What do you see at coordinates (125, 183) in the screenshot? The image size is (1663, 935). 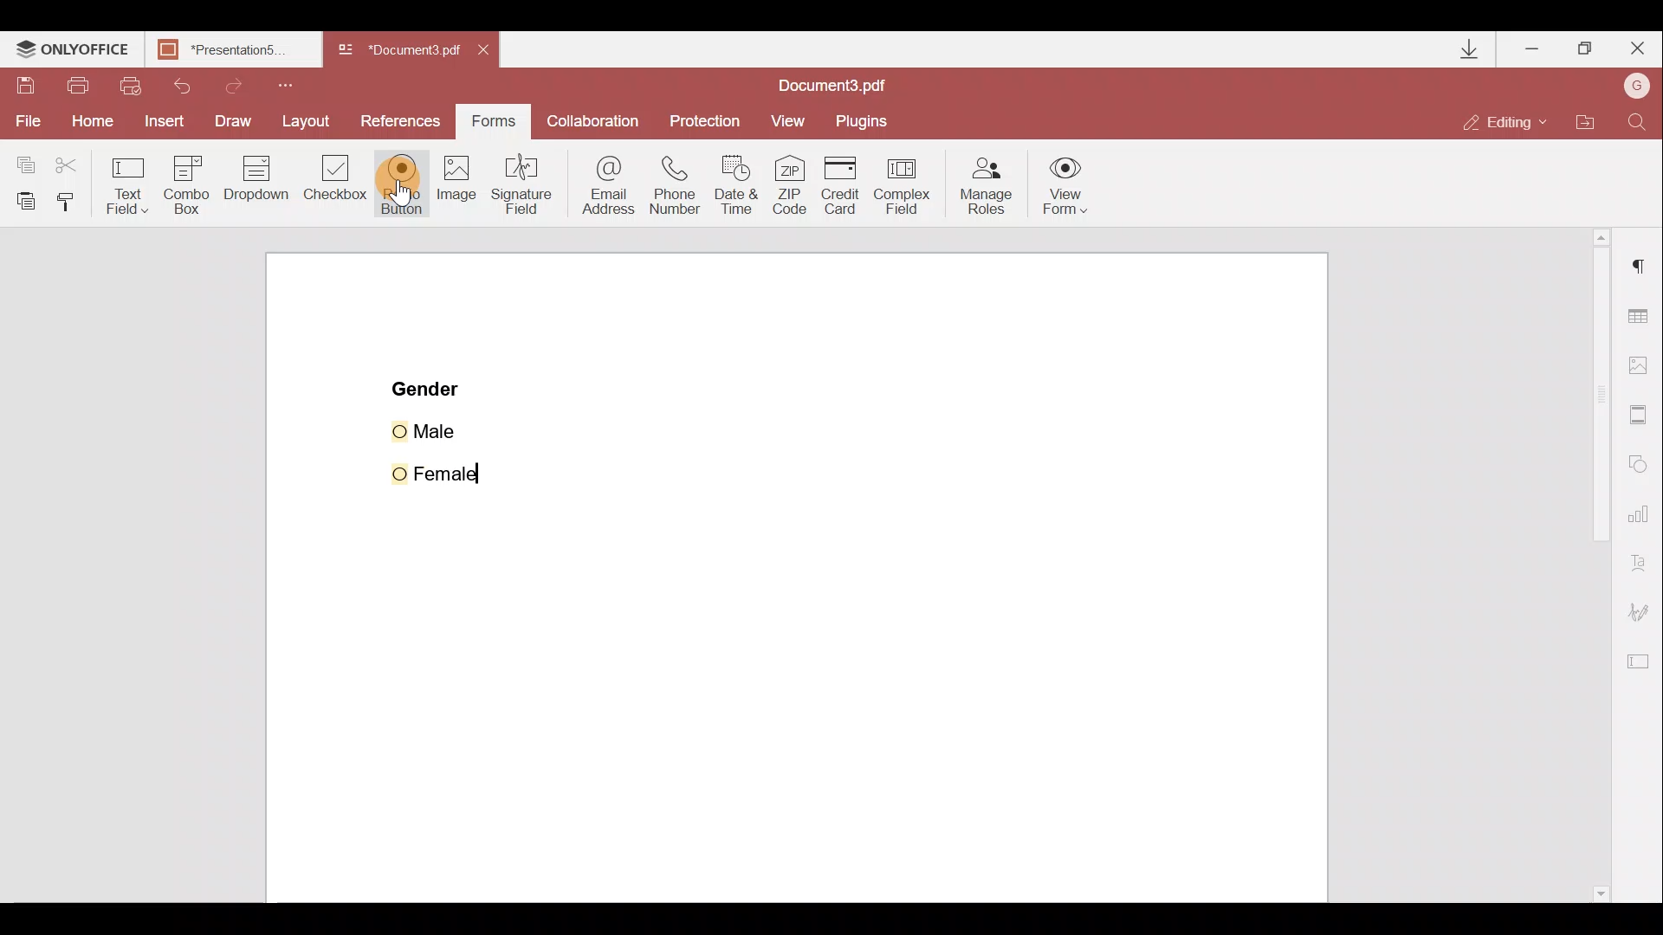 I see `Text field` at bounding box center [125, 183].